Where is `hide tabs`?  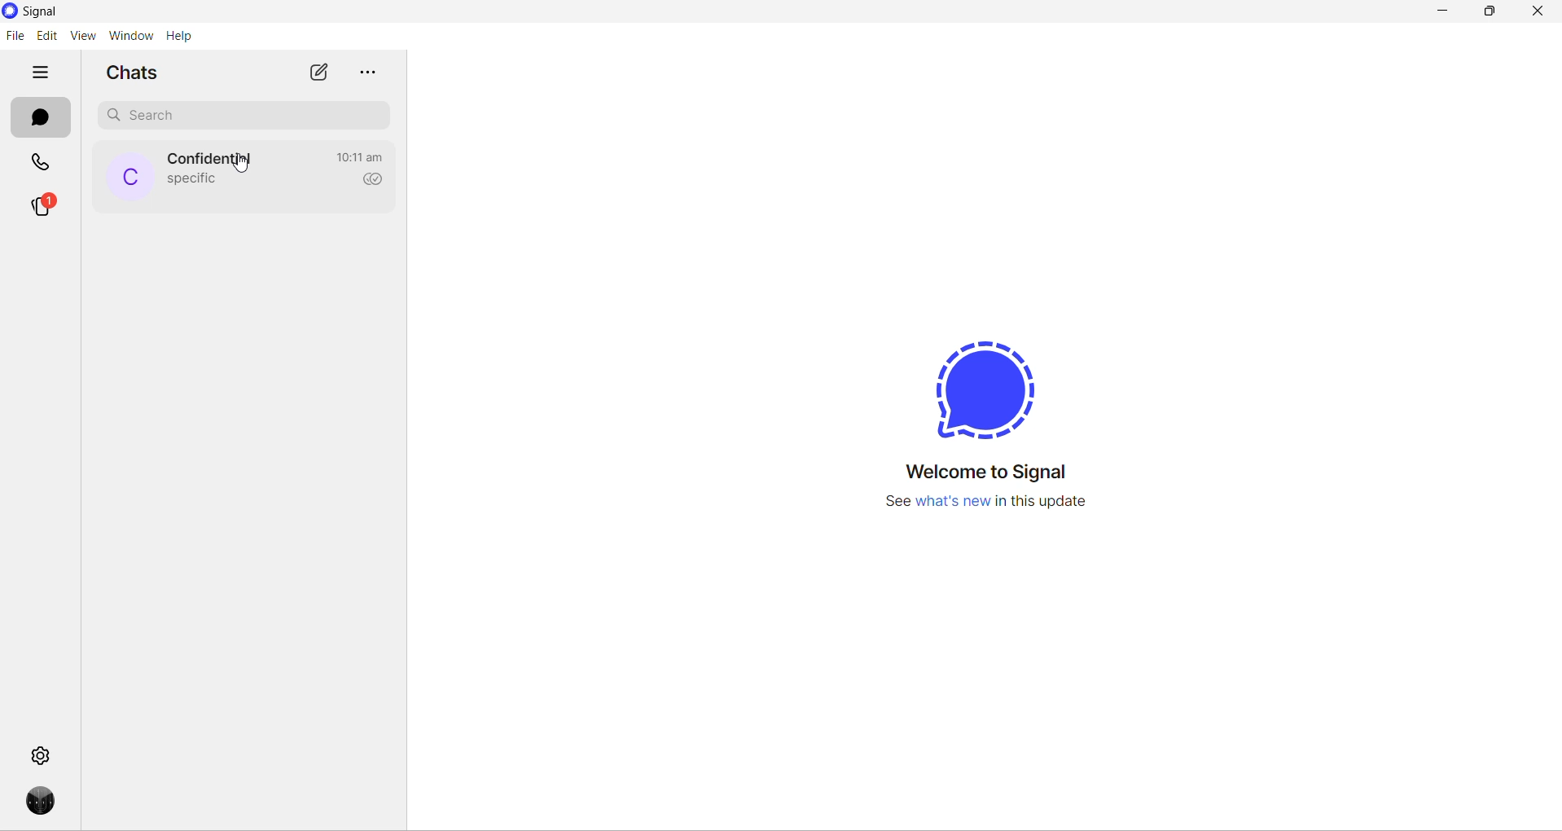
hide tabs is located at coordinates (40, 75).